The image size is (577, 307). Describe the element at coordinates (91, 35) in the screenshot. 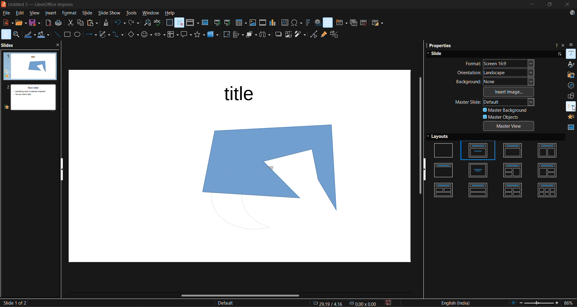

I see `lines and arrows` at that location.